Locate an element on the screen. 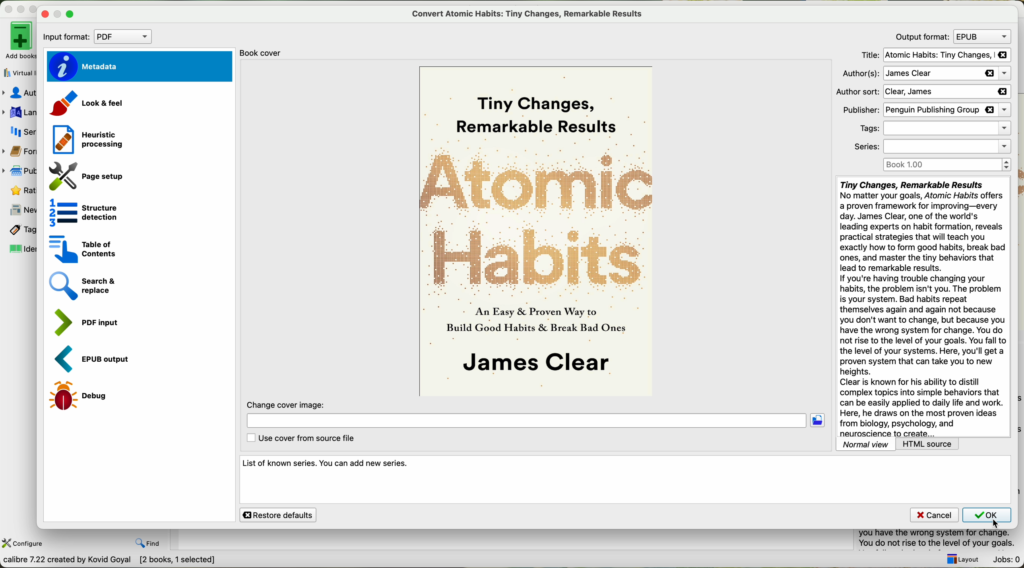 This screenshot has height=568, width=1024. Jobs: 0 is located at coordinates (1007, 560).